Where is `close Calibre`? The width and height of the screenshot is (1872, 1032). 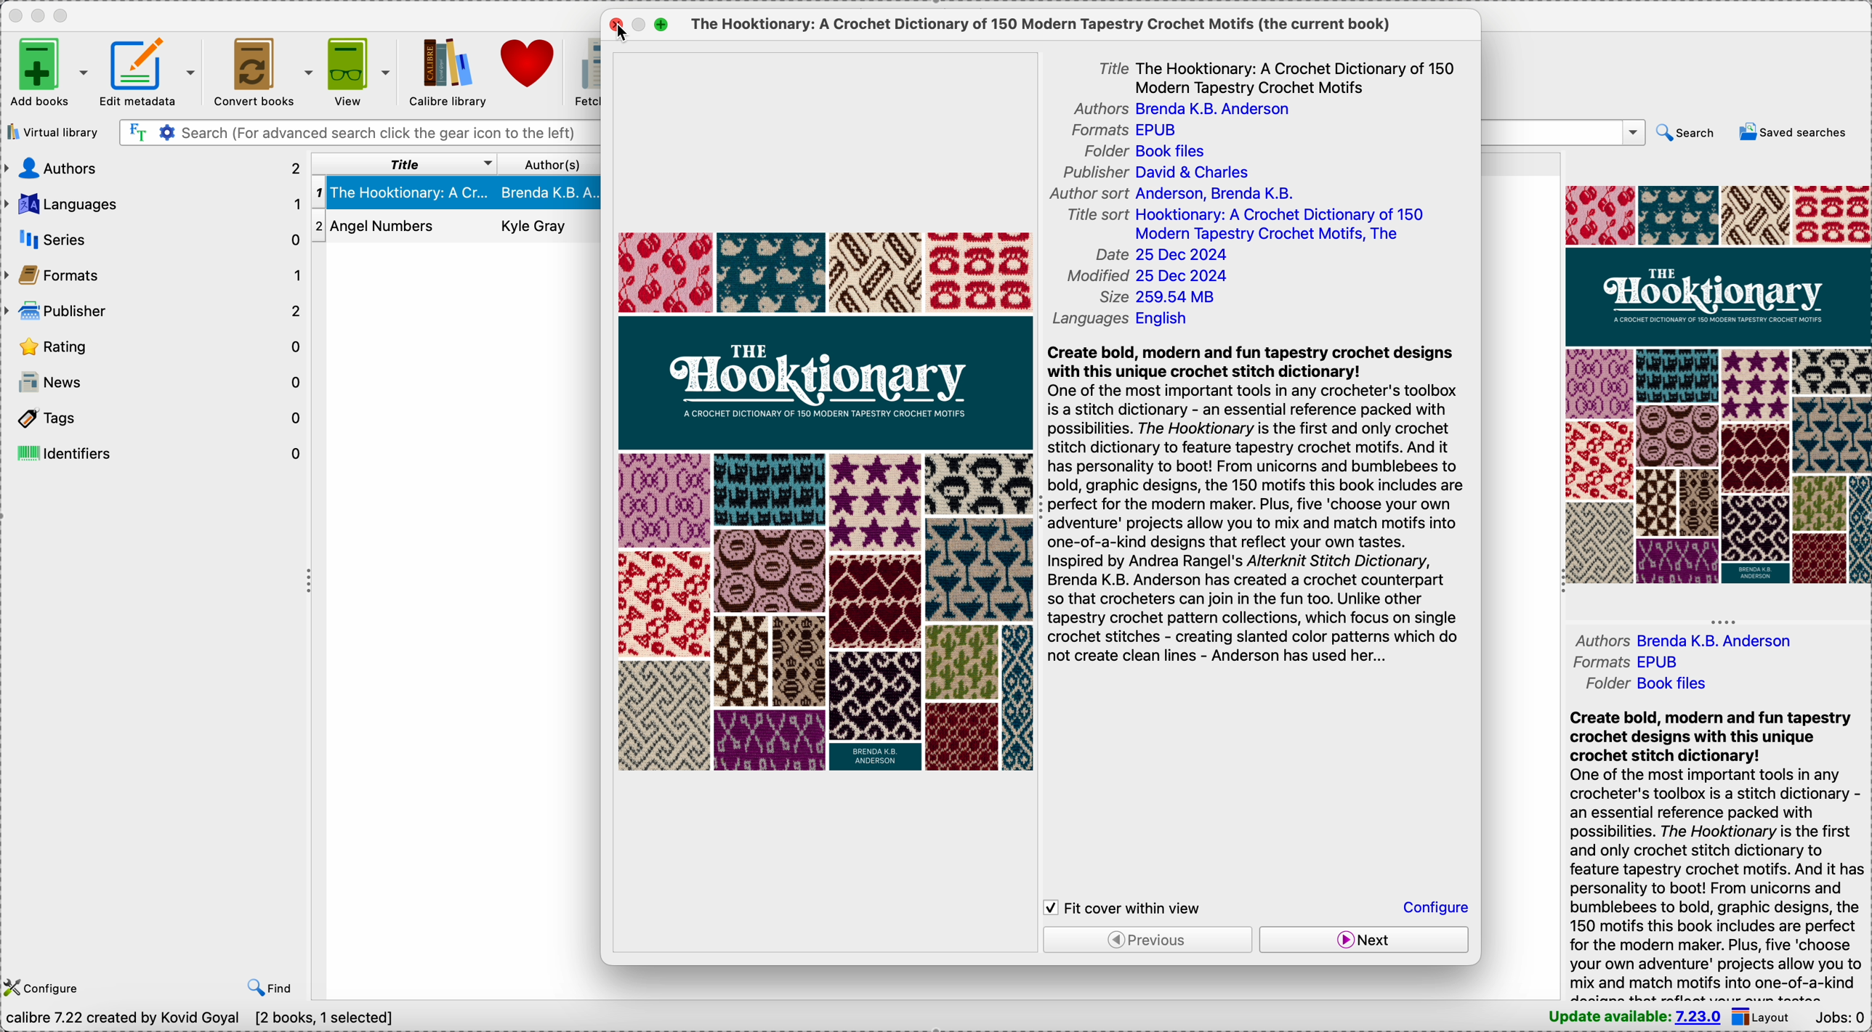
close Calibre is located at coordinates (13, 15).